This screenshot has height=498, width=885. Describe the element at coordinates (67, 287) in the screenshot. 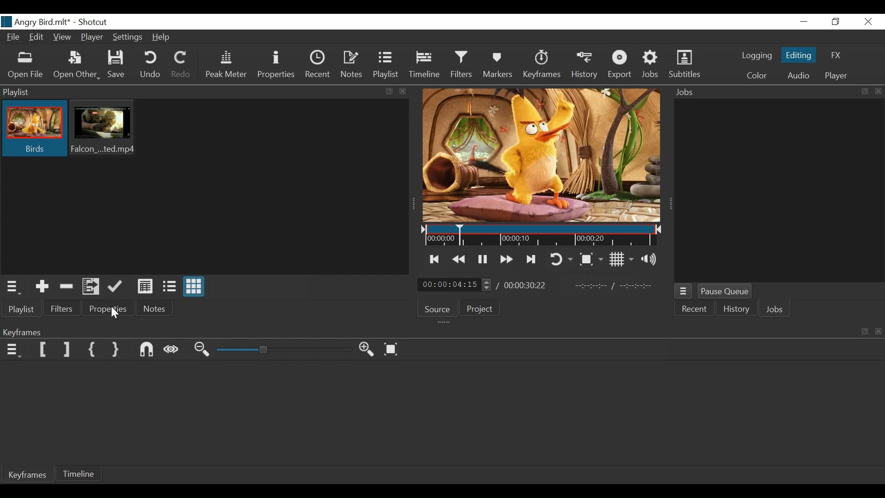

I see `Remove cut` at that location.